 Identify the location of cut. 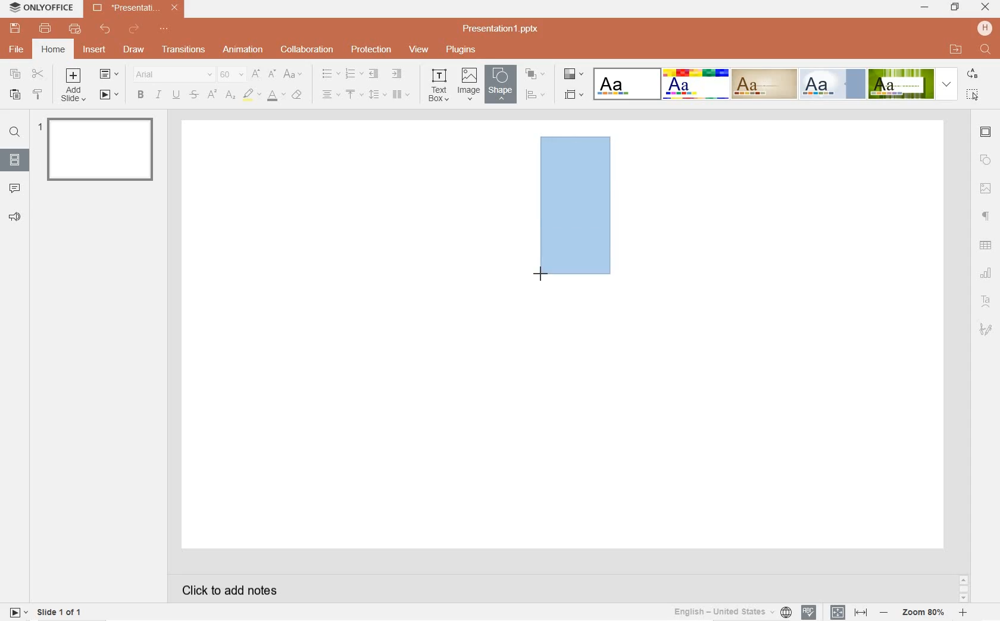
(38, 74).